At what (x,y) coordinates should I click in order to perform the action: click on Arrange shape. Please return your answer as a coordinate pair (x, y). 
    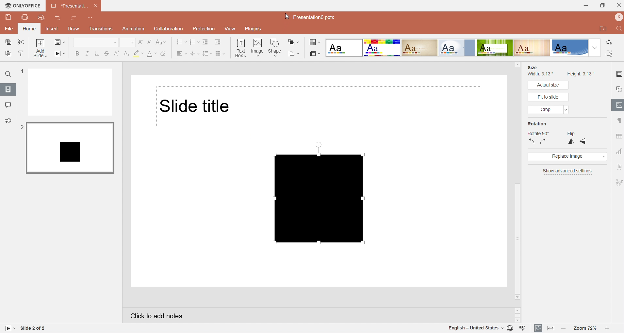
    Looking at the image, I should click on (294, 42).